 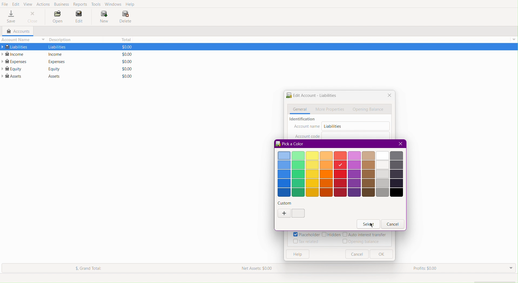 I want to click on Liabilities, so click(x=15, y=46).